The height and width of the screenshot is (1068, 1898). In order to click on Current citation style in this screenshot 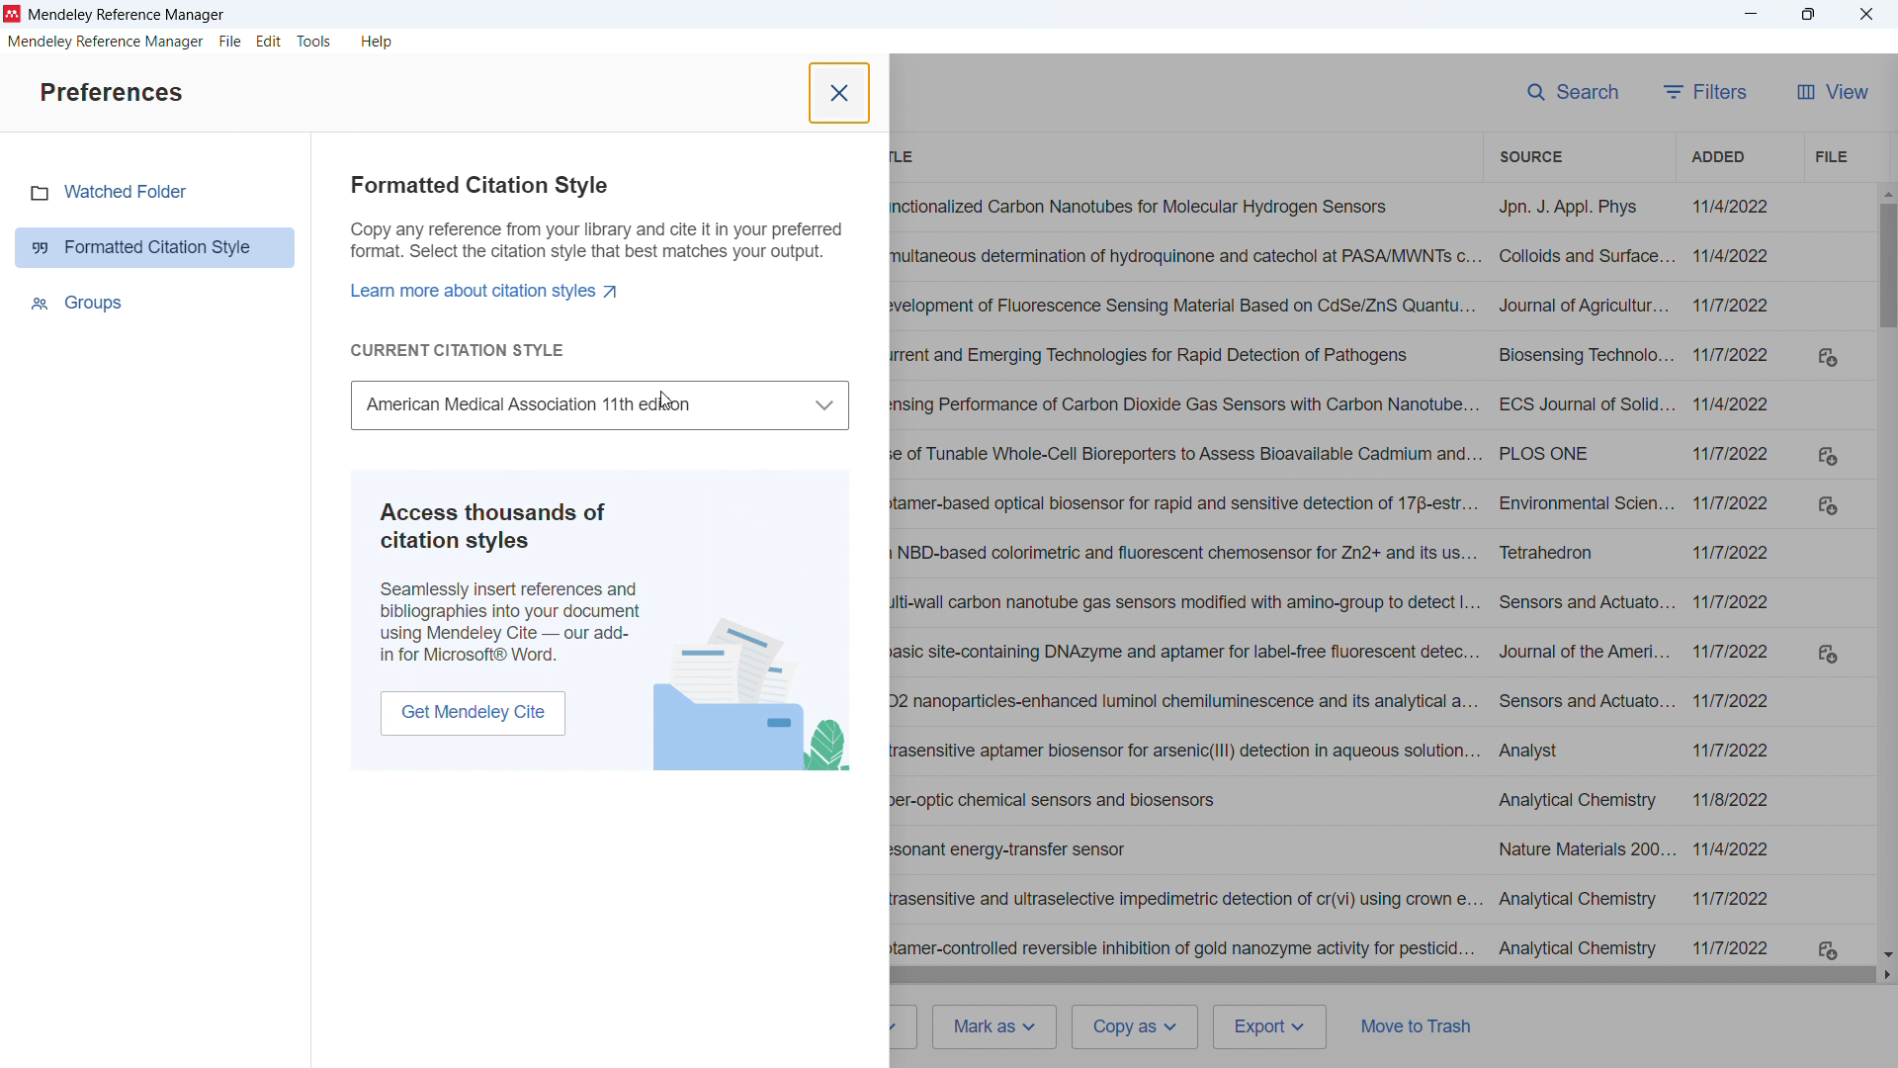, I will do `click(457, 350)`.